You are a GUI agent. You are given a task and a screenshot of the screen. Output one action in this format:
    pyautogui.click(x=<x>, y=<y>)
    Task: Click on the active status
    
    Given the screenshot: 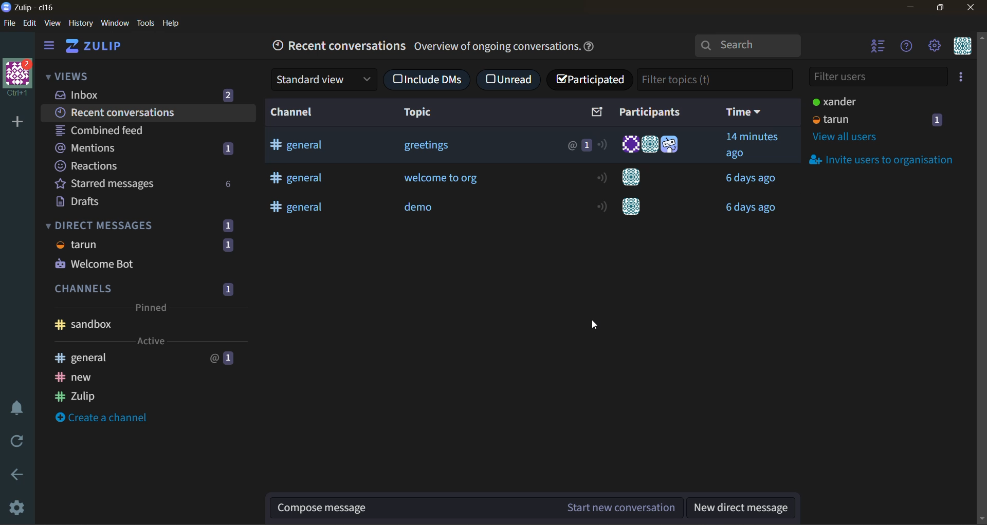 What is the action you would take?
    pyautogui.click(x=602, y=177)
    